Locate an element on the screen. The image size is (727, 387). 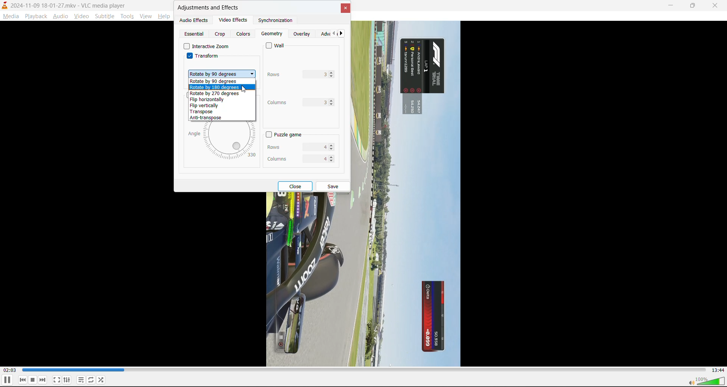
Decrease is located at coordinates (332, 151).